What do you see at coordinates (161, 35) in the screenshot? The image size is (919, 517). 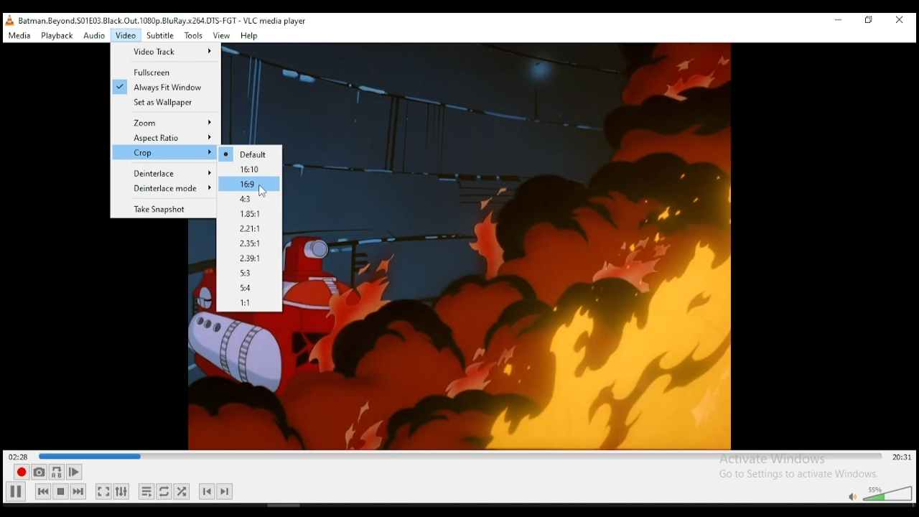 I see `subtitle` at bounding box center [161, 35].